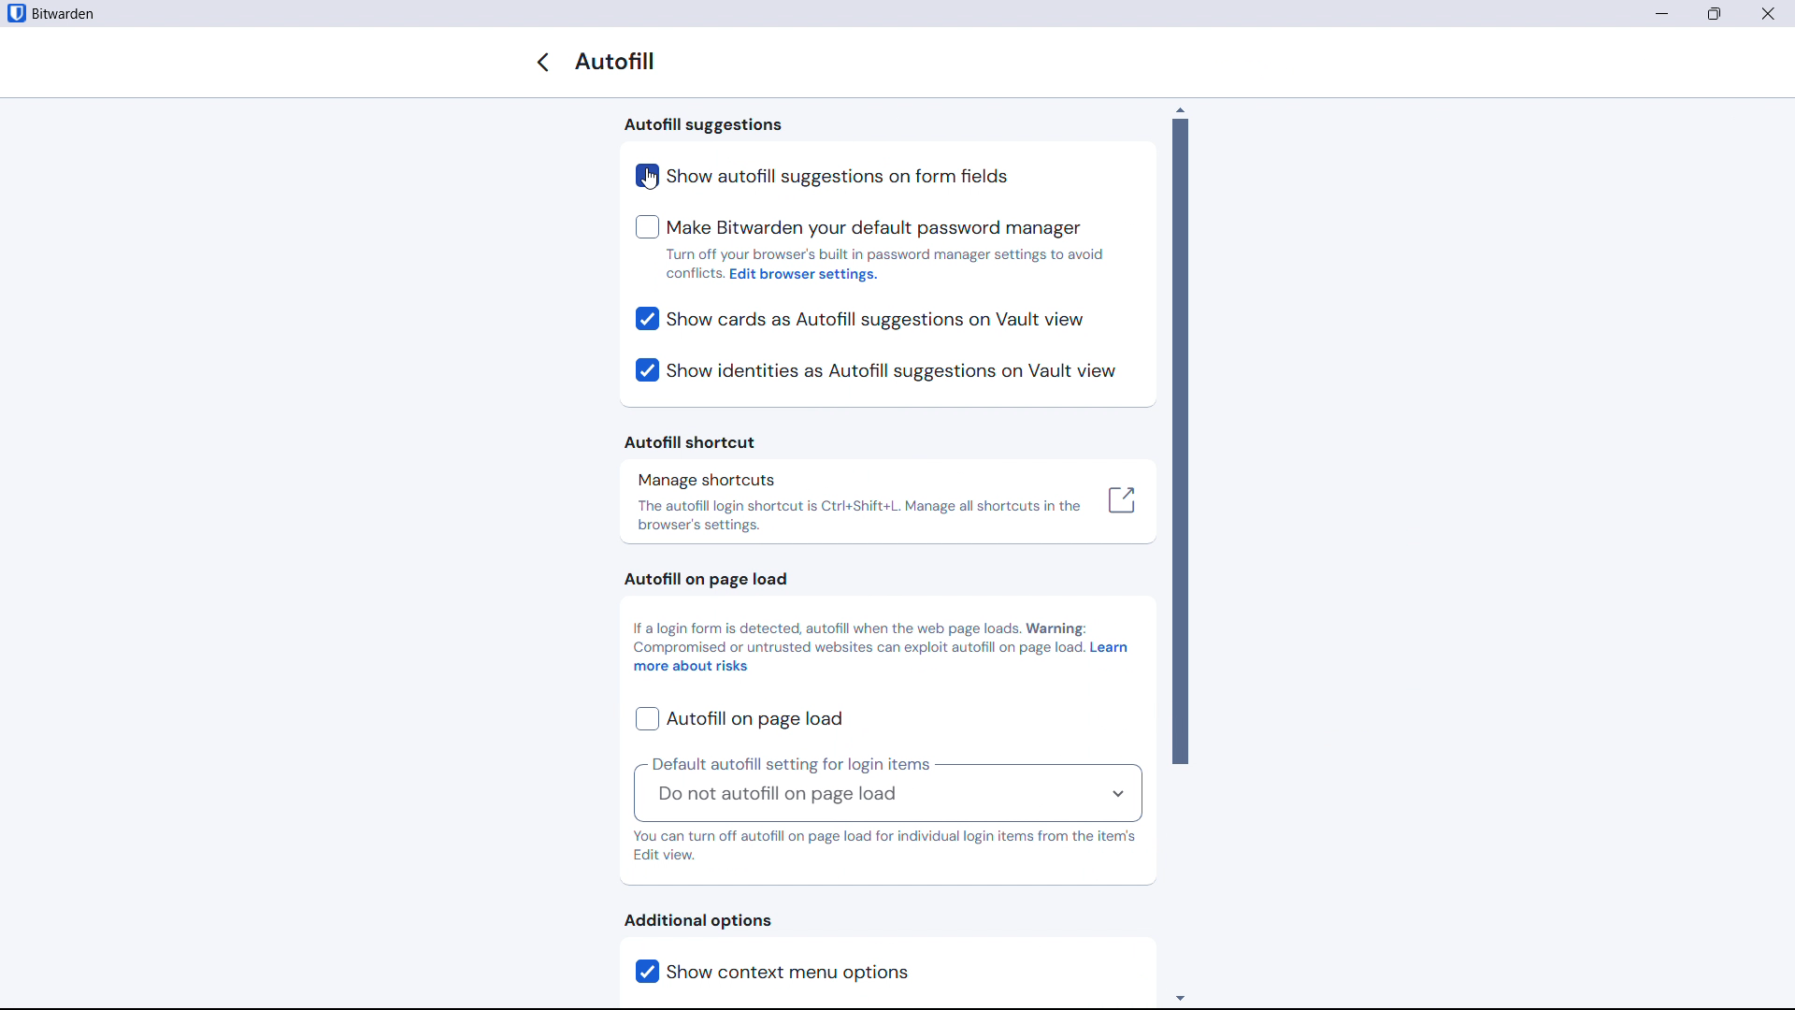  Describe the element at coordinates (858, 228) in the screenshot. I see `Make bit warden your default password manager` at that location.